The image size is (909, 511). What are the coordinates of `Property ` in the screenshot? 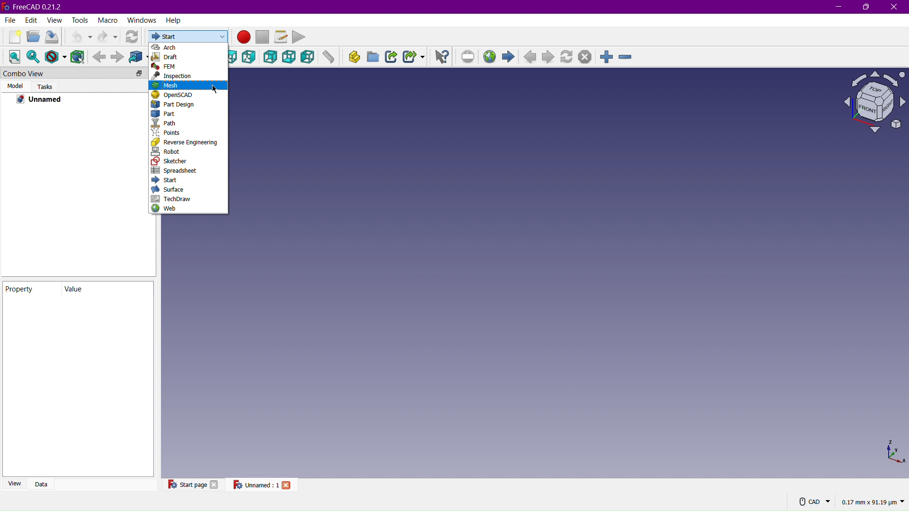 It's located at (32, 289).